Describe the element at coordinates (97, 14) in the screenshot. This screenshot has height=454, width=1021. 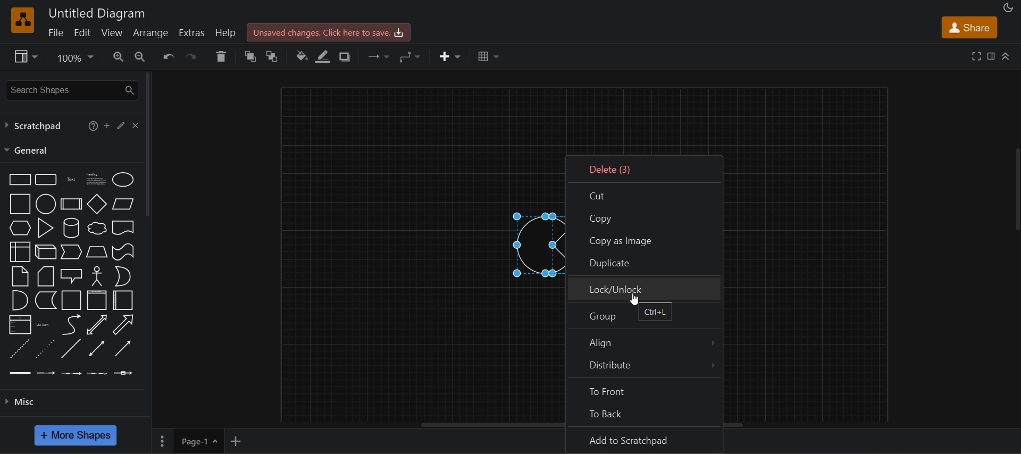
I see `title` at that location.